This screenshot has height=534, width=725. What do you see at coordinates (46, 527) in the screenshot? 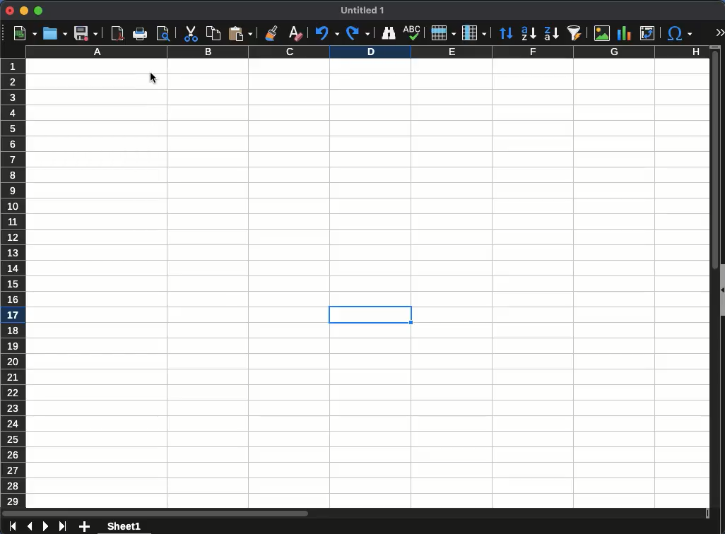
I see `next sheet` at bounding box center [46, 527].